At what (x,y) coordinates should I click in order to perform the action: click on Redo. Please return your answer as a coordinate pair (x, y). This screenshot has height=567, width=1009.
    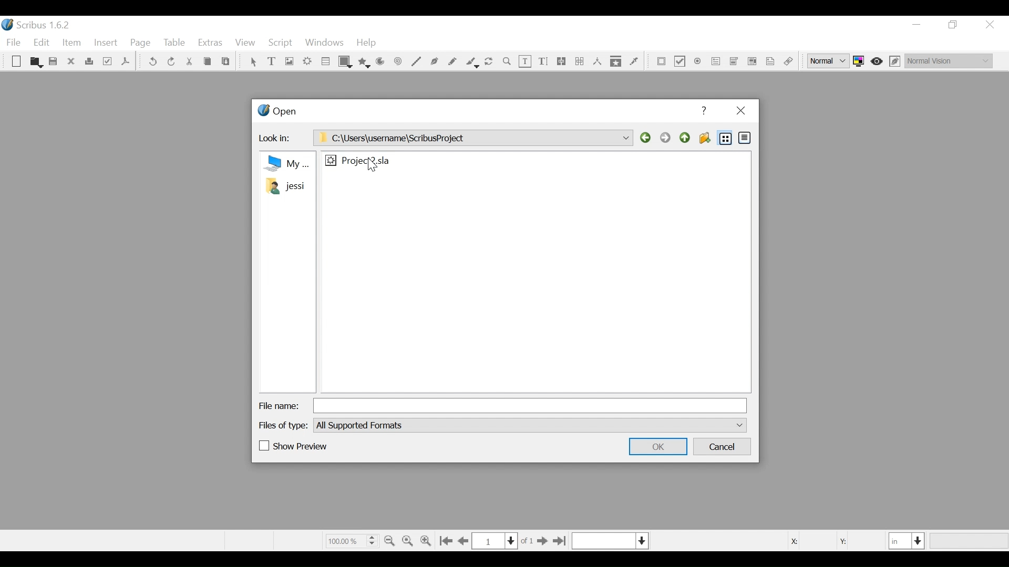
    Looking at the image, I should click on (171, 61).